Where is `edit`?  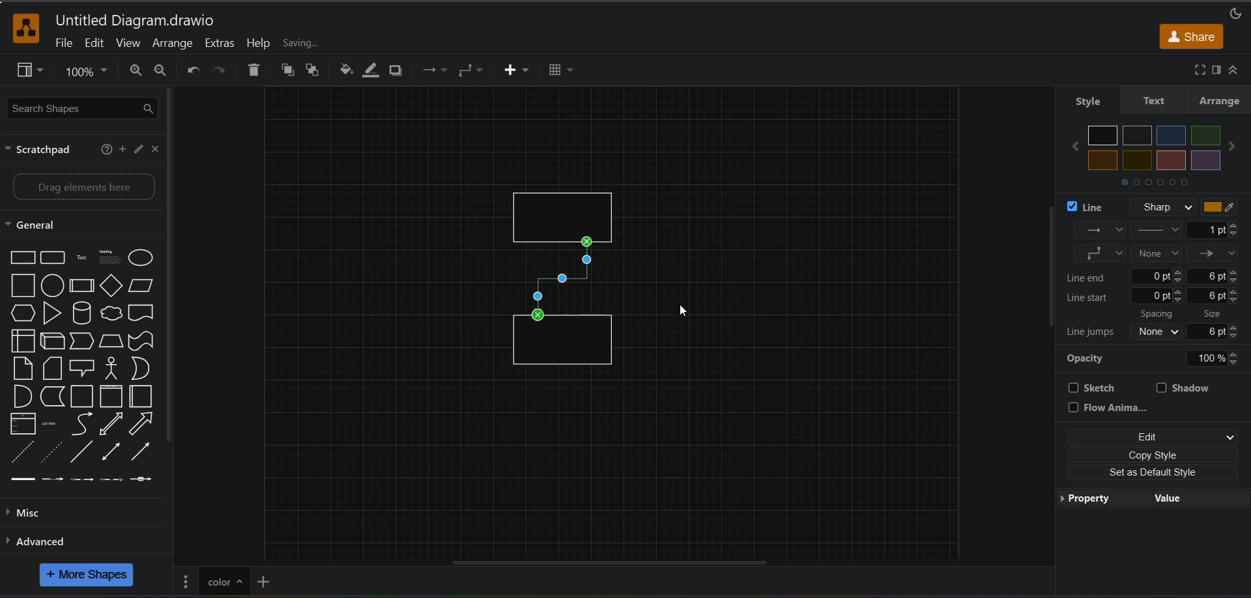 edit is located at coordinates (1153, 438).